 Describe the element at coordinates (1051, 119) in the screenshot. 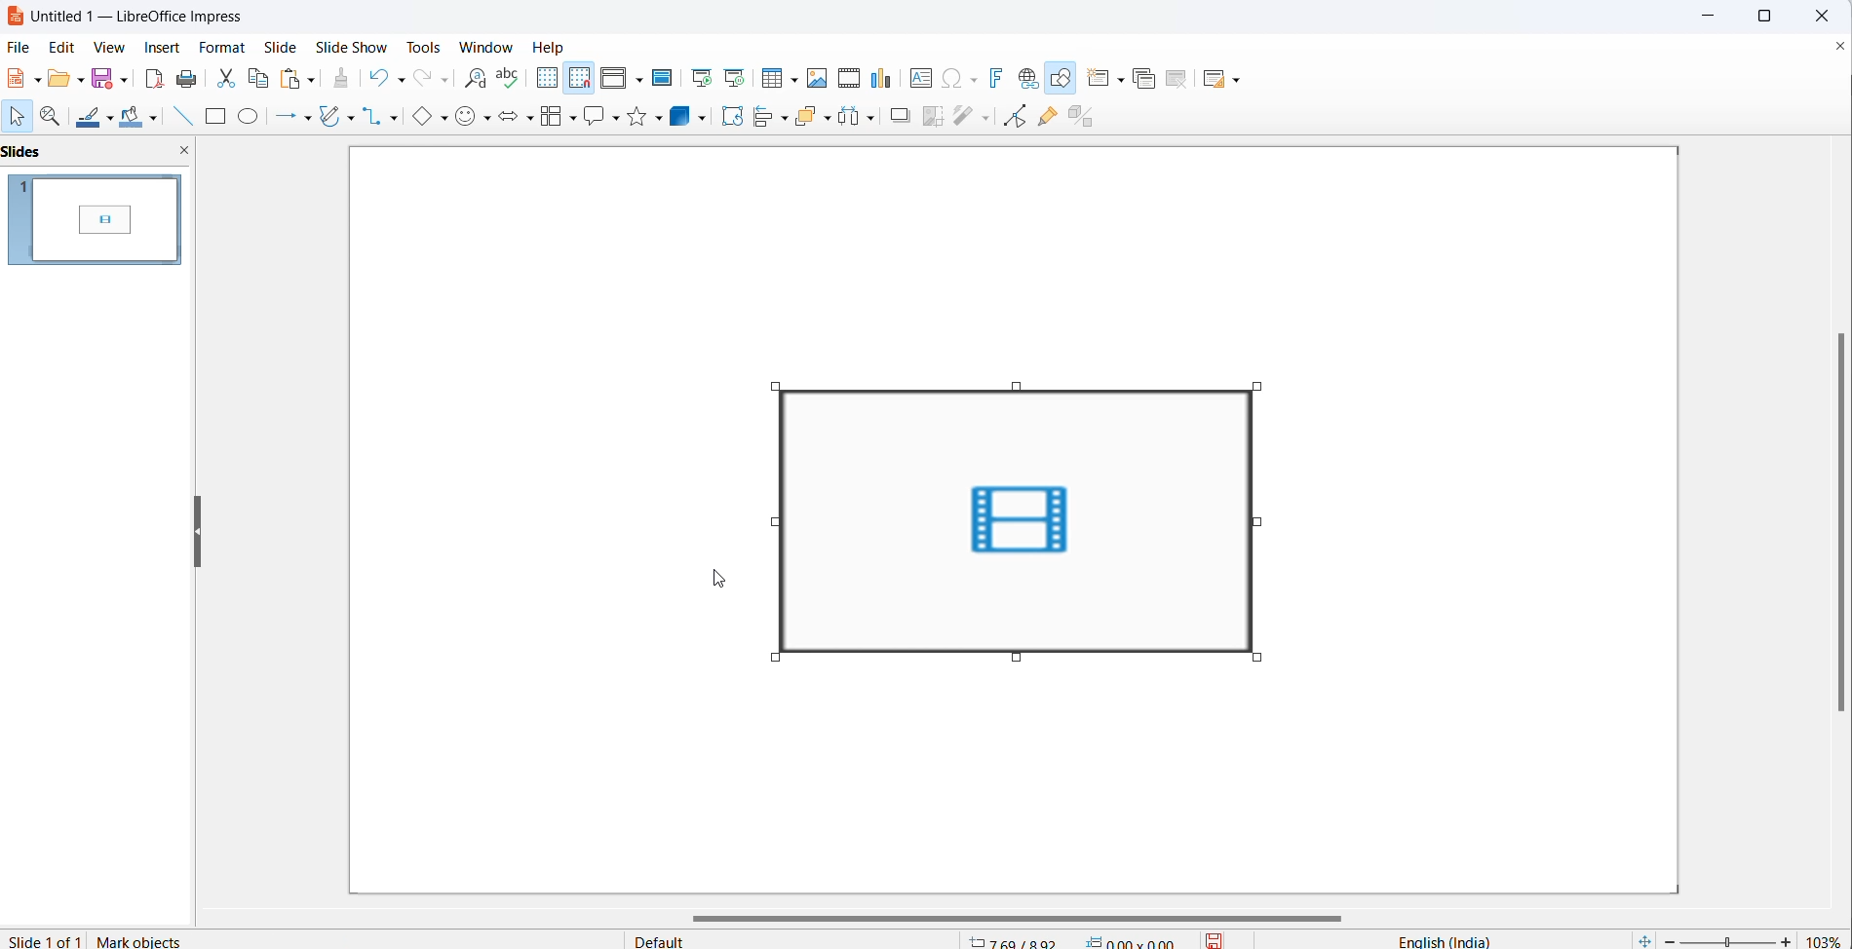

I see `show gluepoint function` at that location.